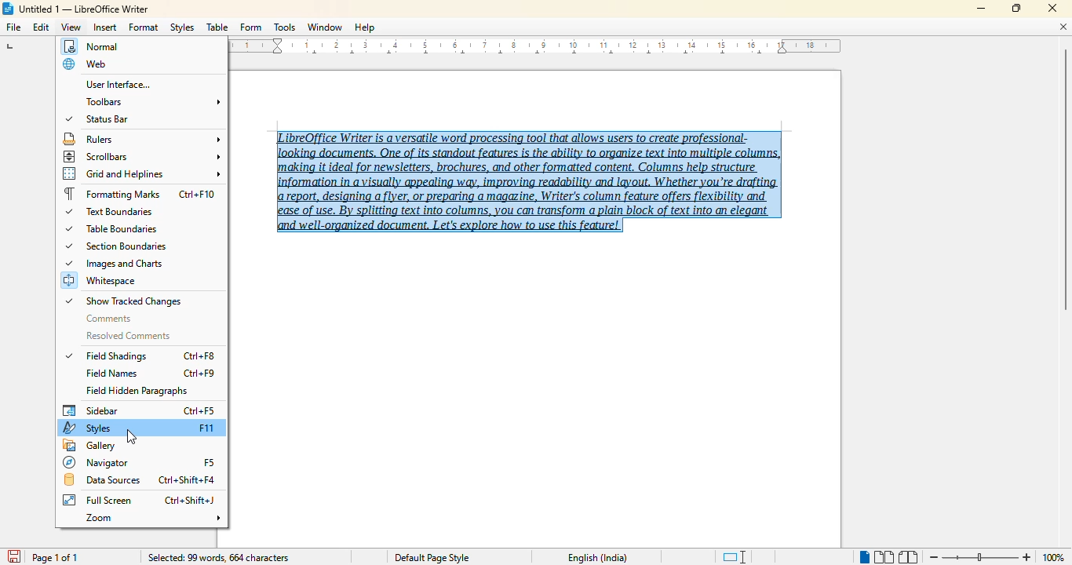 The width and height of the screenshot is (1072, 565). What do you see at coordinates (139, 193) in the screenshot?
I see `formatting marks` at bounding box center [139, 193].